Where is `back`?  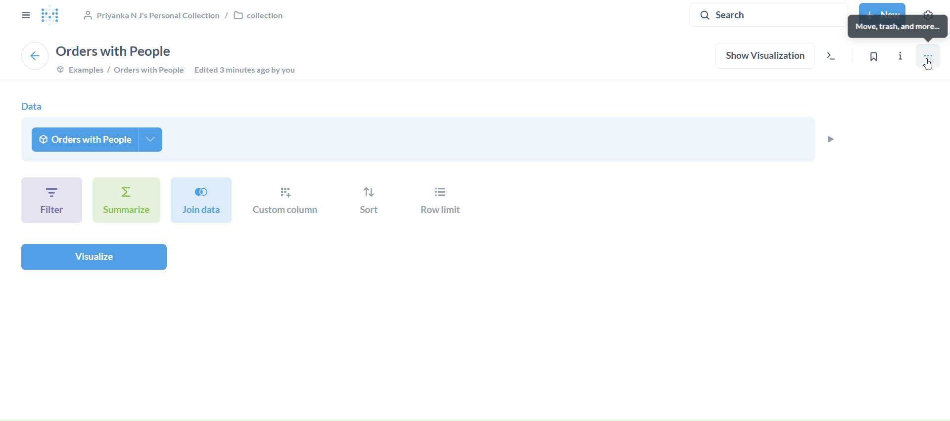
back is located at coordinates (34, 56).